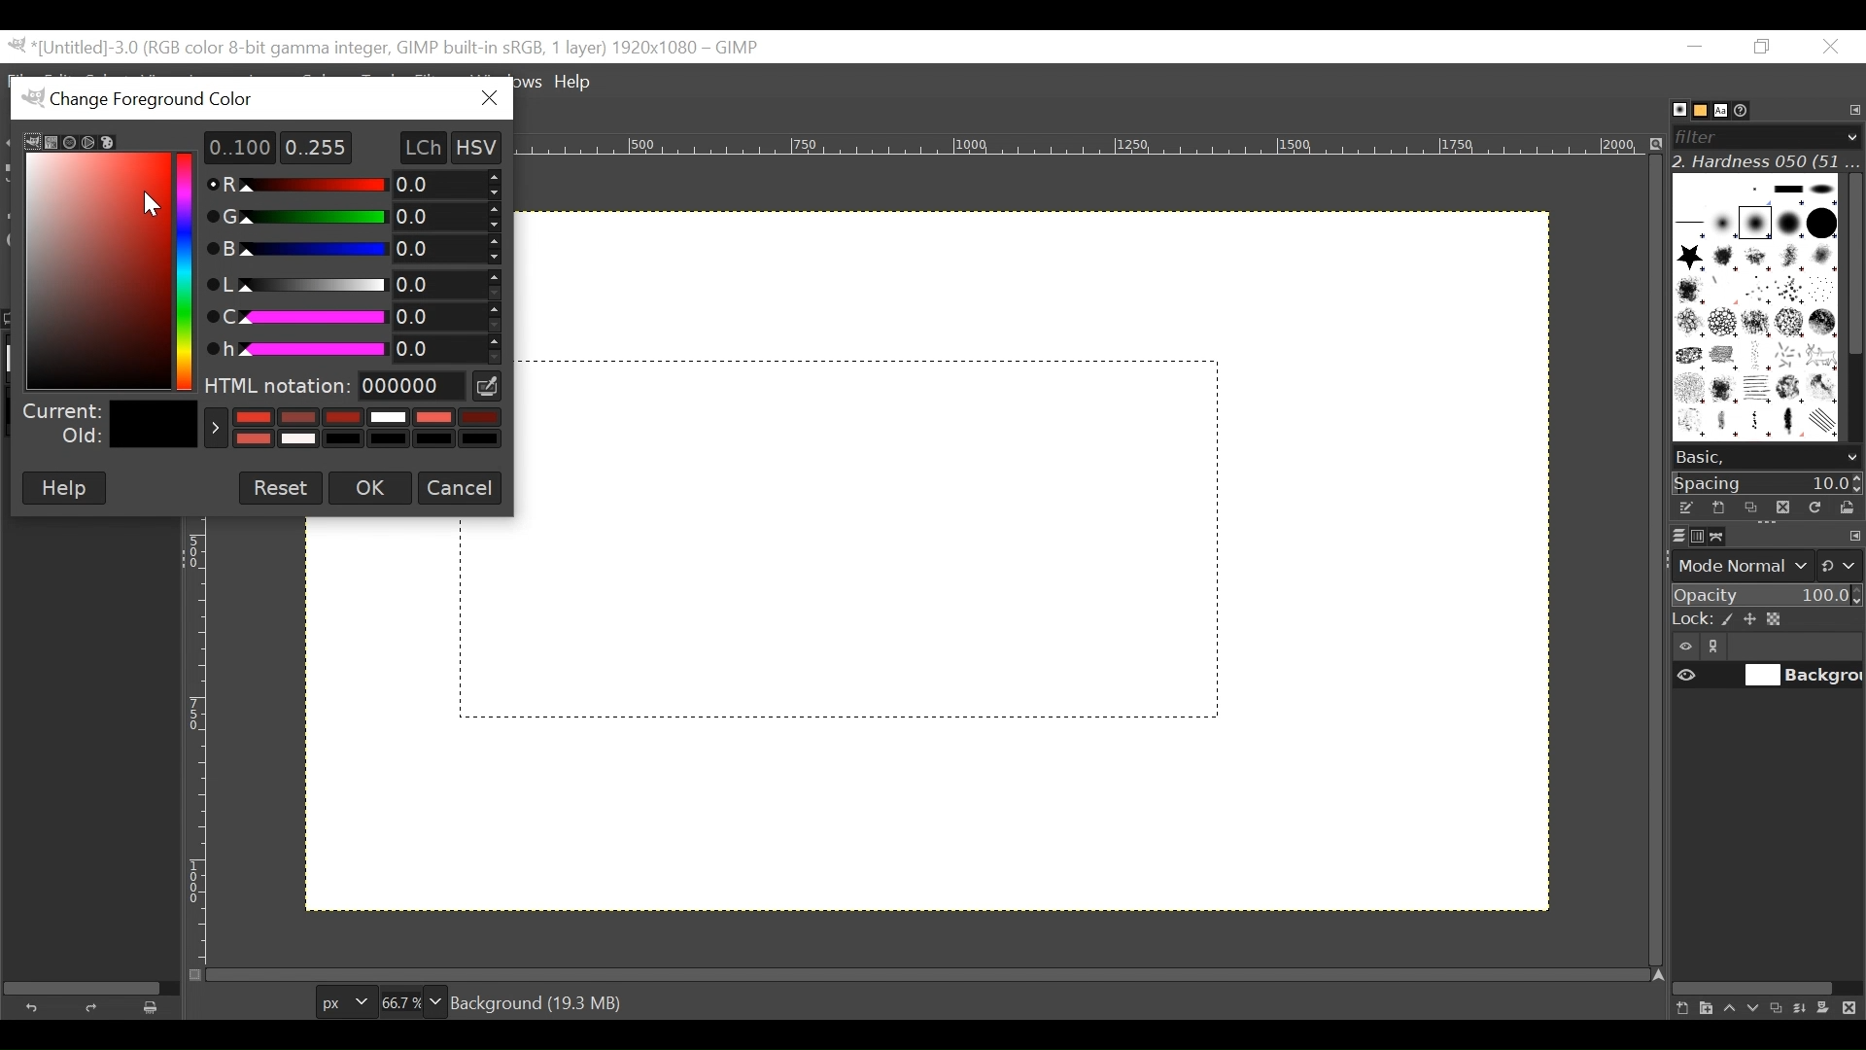 The width and height of the screenshot is (1866, 1050). Describe the element at coordinates (387, 48) in the screenshot. I see `Gimp File Name` at that location.